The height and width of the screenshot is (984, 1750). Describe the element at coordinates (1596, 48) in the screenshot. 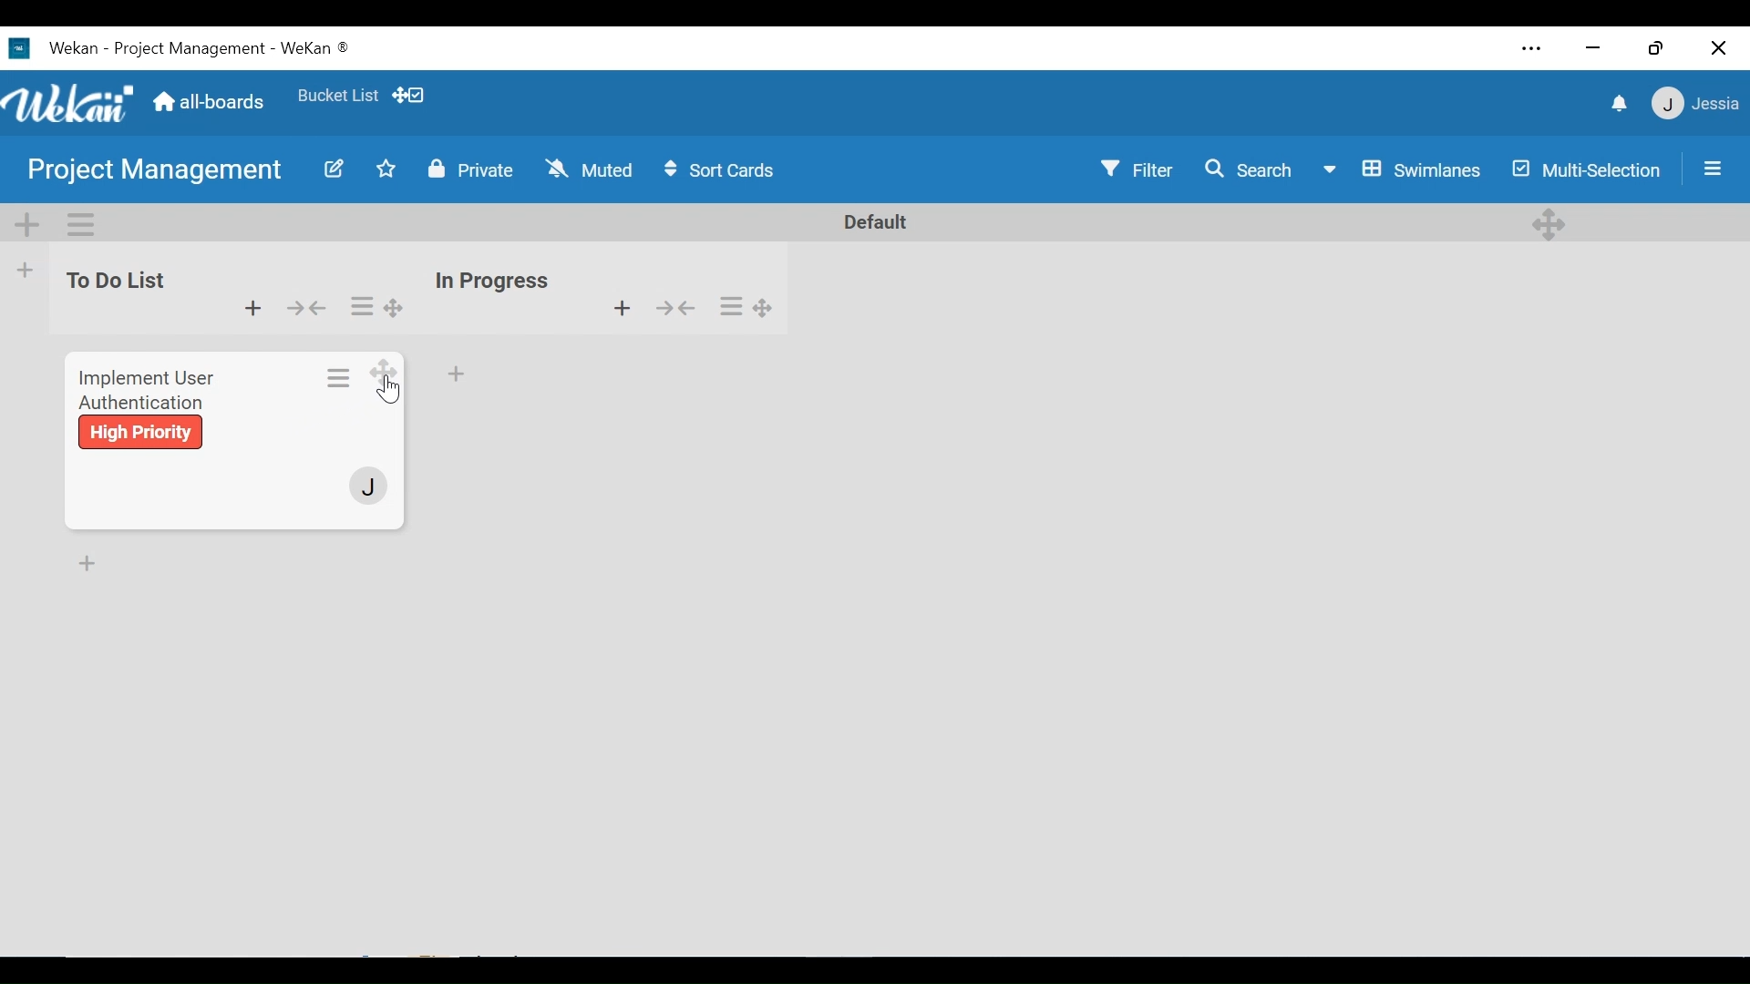

I see `minimize` at that location.